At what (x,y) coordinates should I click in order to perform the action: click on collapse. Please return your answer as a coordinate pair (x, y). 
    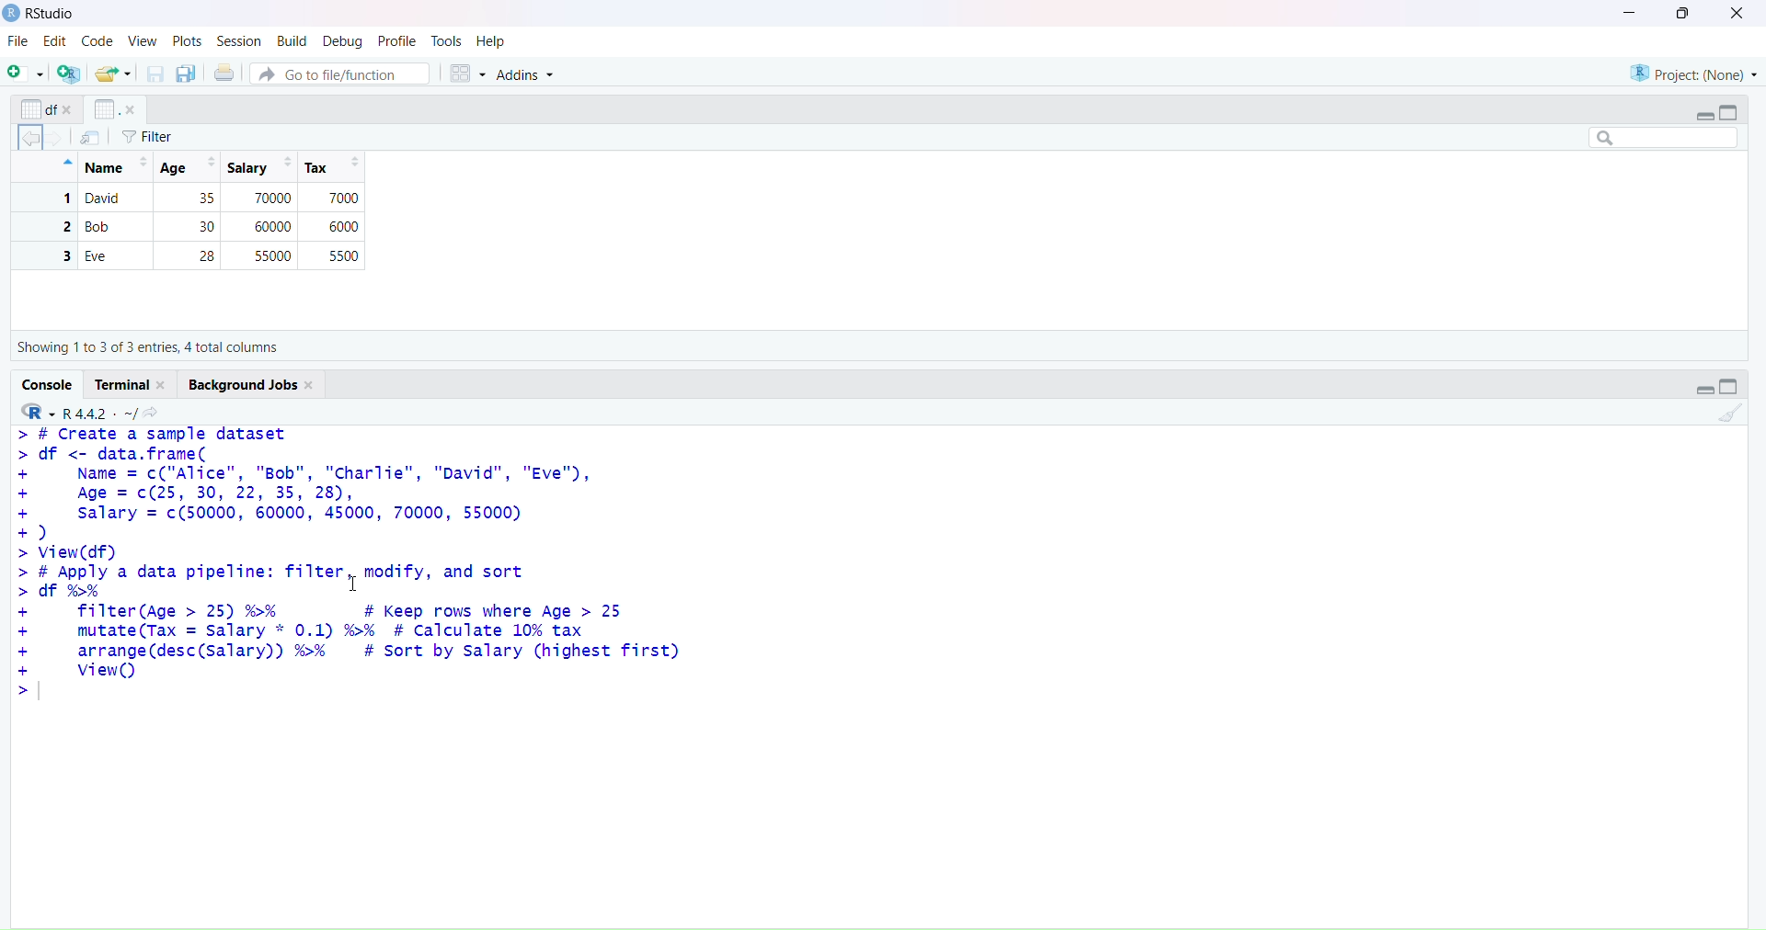
    Looking at the image, I should click on (1732, 388).